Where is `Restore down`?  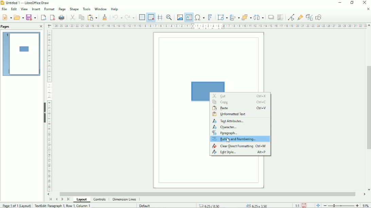
Restore down is located at coordinates (352, 3).